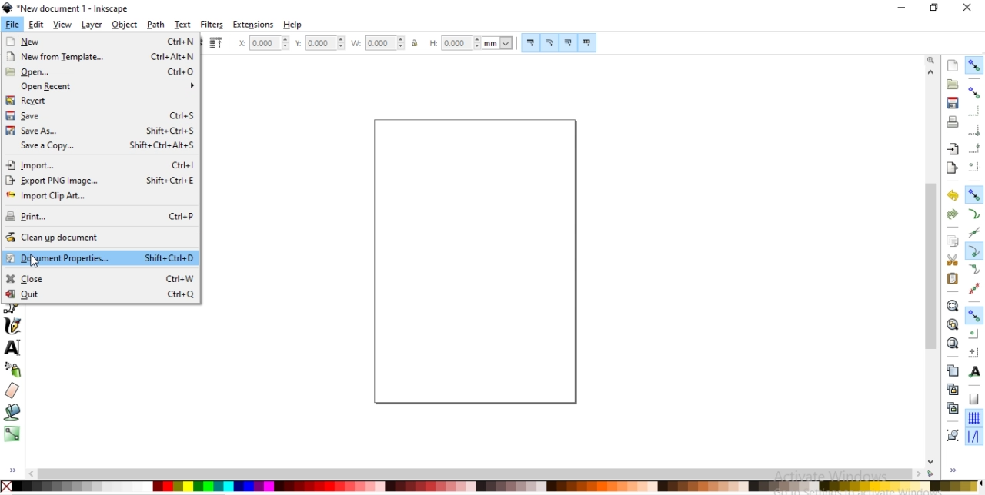 The width and height of the screenshot is (985, 495). I want to click on document properties, so click(98, 258).